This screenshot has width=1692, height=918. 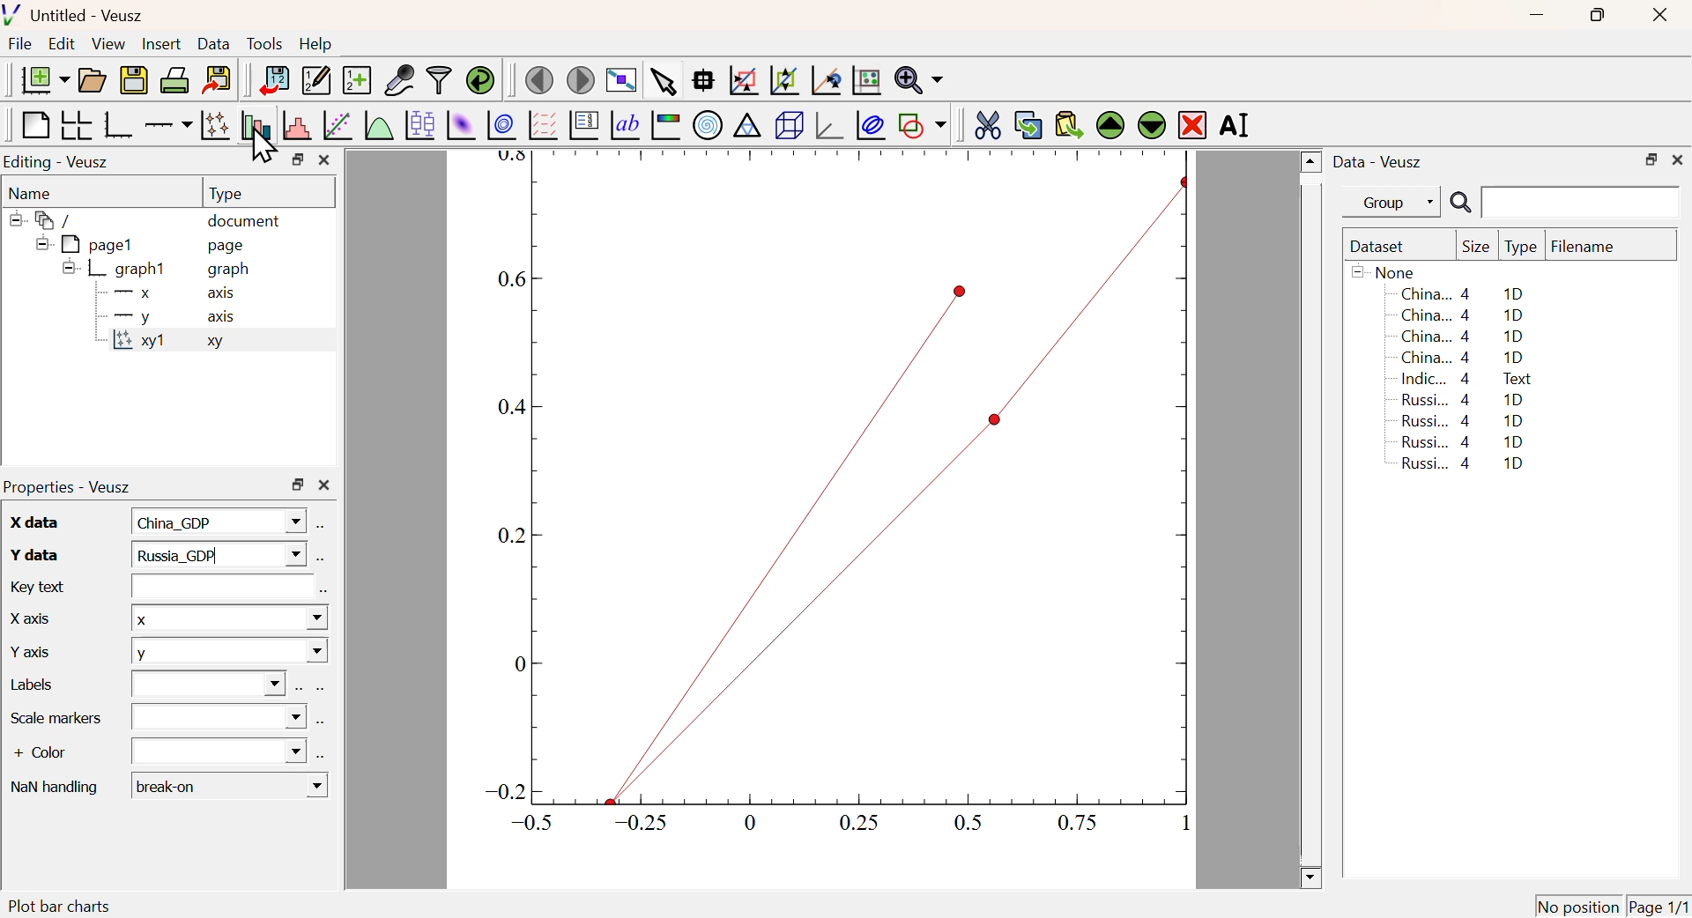 What do you see at coordinates (29, 552) in the screenshot?
I see `Y data` at bounding box center [29, 552].